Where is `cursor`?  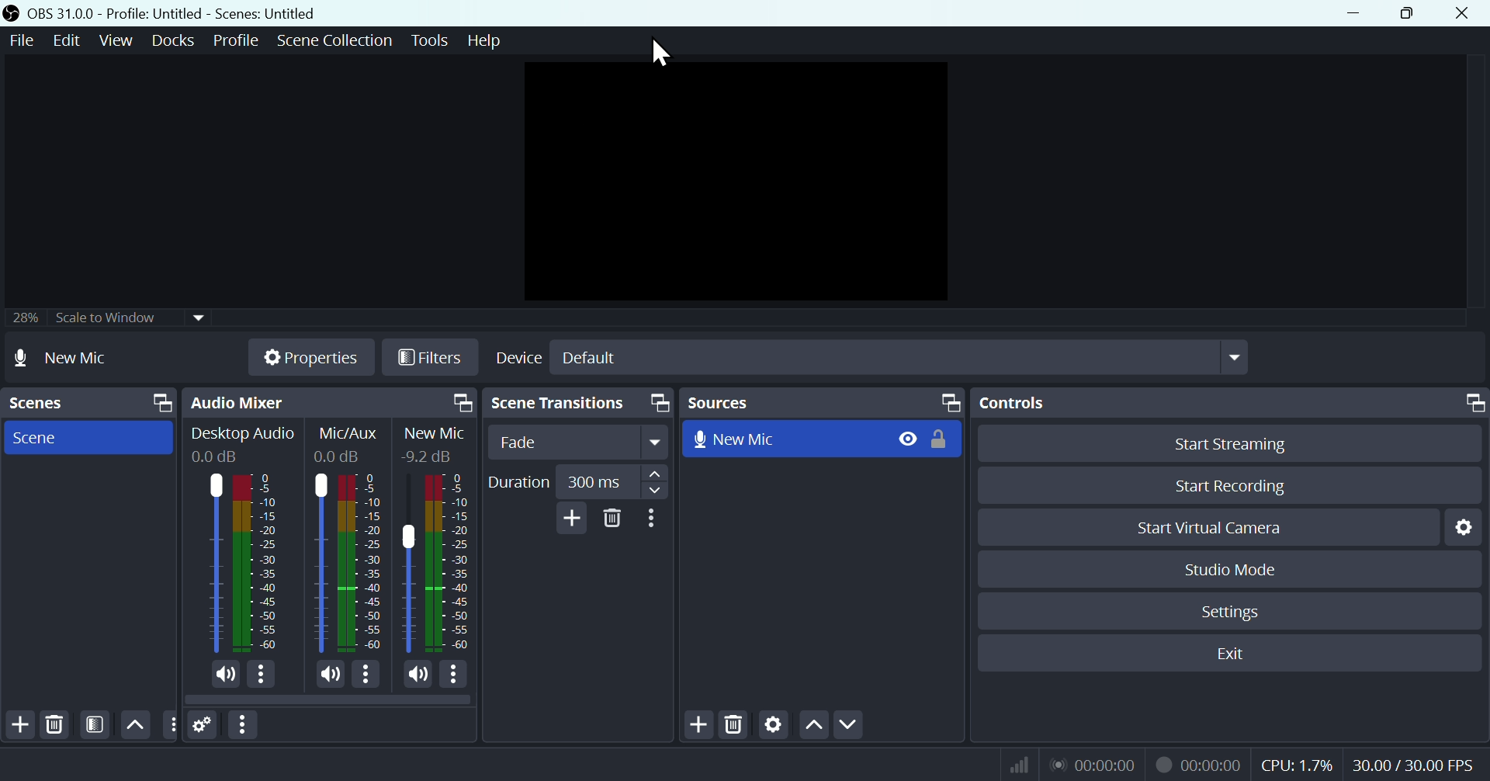
cursor is located at coordinates (657, 54).